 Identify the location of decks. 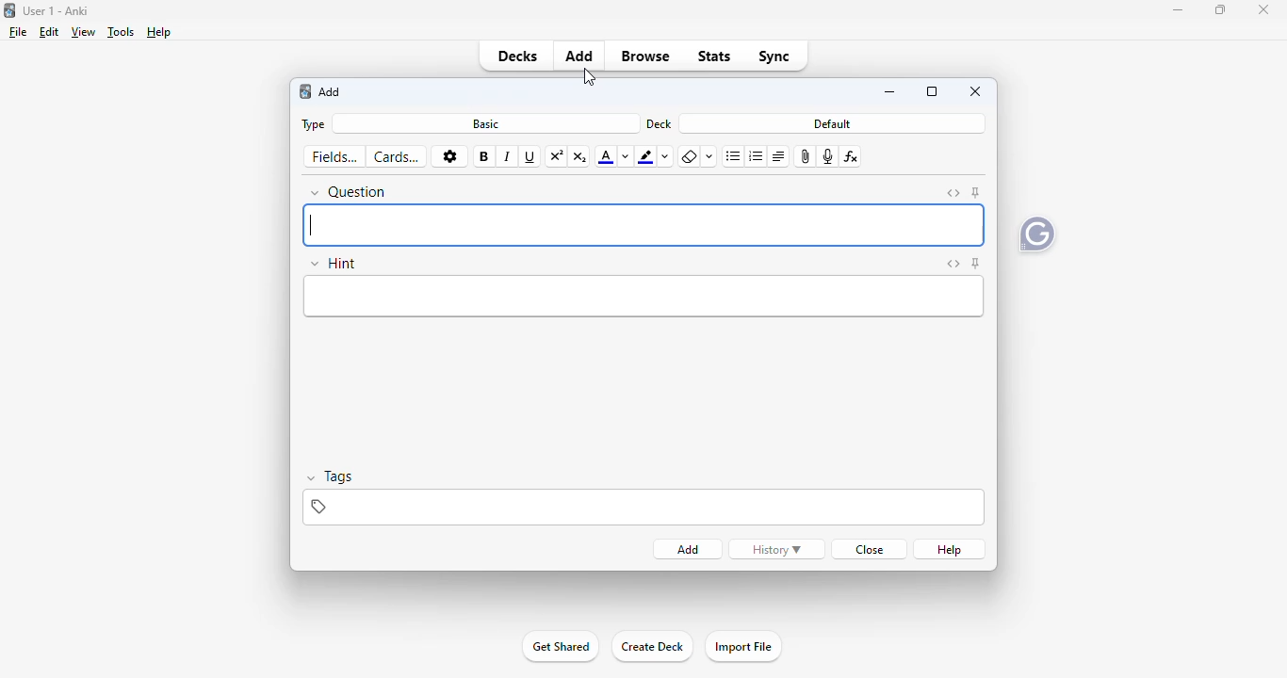
(517, 56).